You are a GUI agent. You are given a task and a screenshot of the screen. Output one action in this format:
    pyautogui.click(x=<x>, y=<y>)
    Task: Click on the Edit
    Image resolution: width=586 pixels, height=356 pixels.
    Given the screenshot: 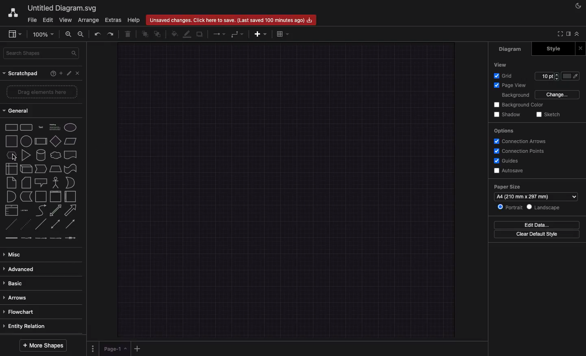 What is the action you would take?
    pyautogui.click(x=70, y=74)
    